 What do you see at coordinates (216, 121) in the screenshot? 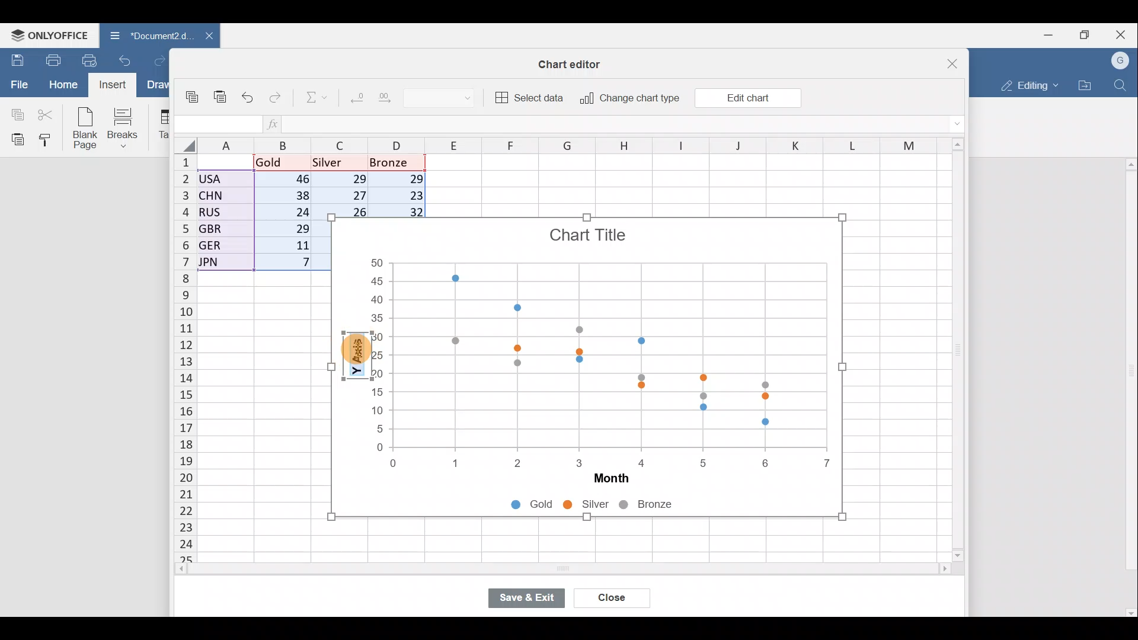
I see `Cell name` at bounding box center [216, 121].